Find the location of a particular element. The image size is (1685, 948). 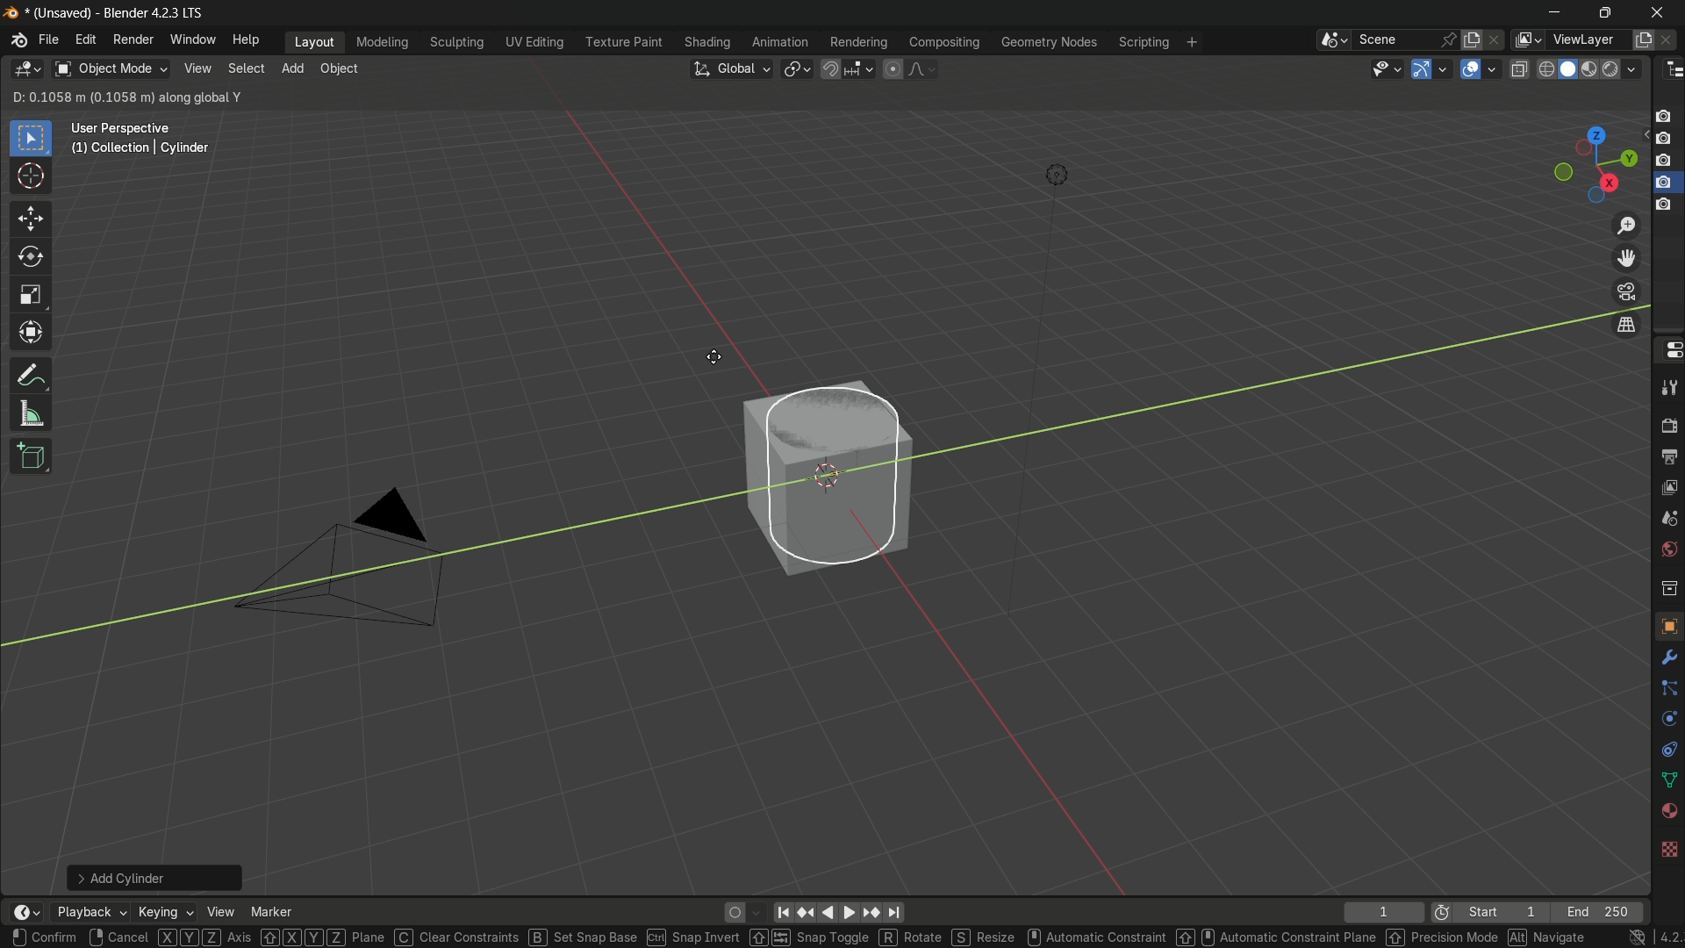

uv editing menu is located at coordinates (535, 43).